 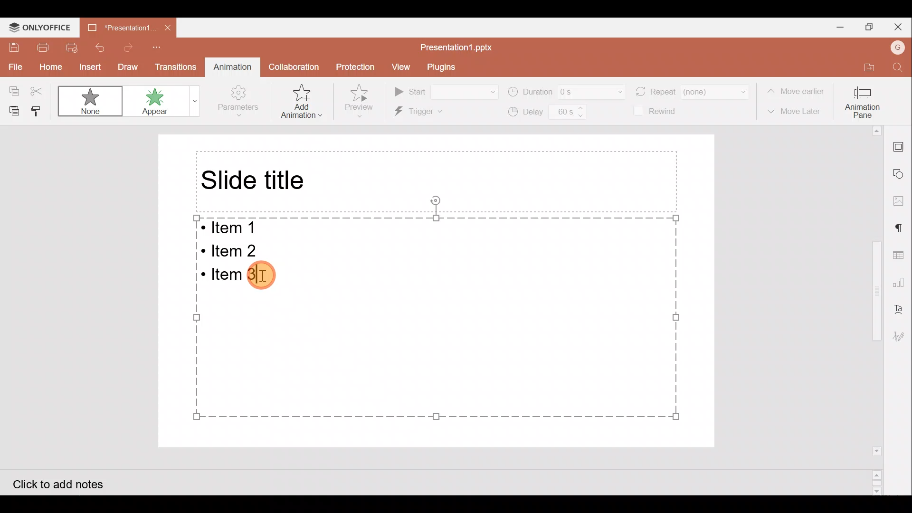 What do you see at coordinates (864, 102) in the screenshot?
I see `Animation pane` at bounding box center [864, 102].